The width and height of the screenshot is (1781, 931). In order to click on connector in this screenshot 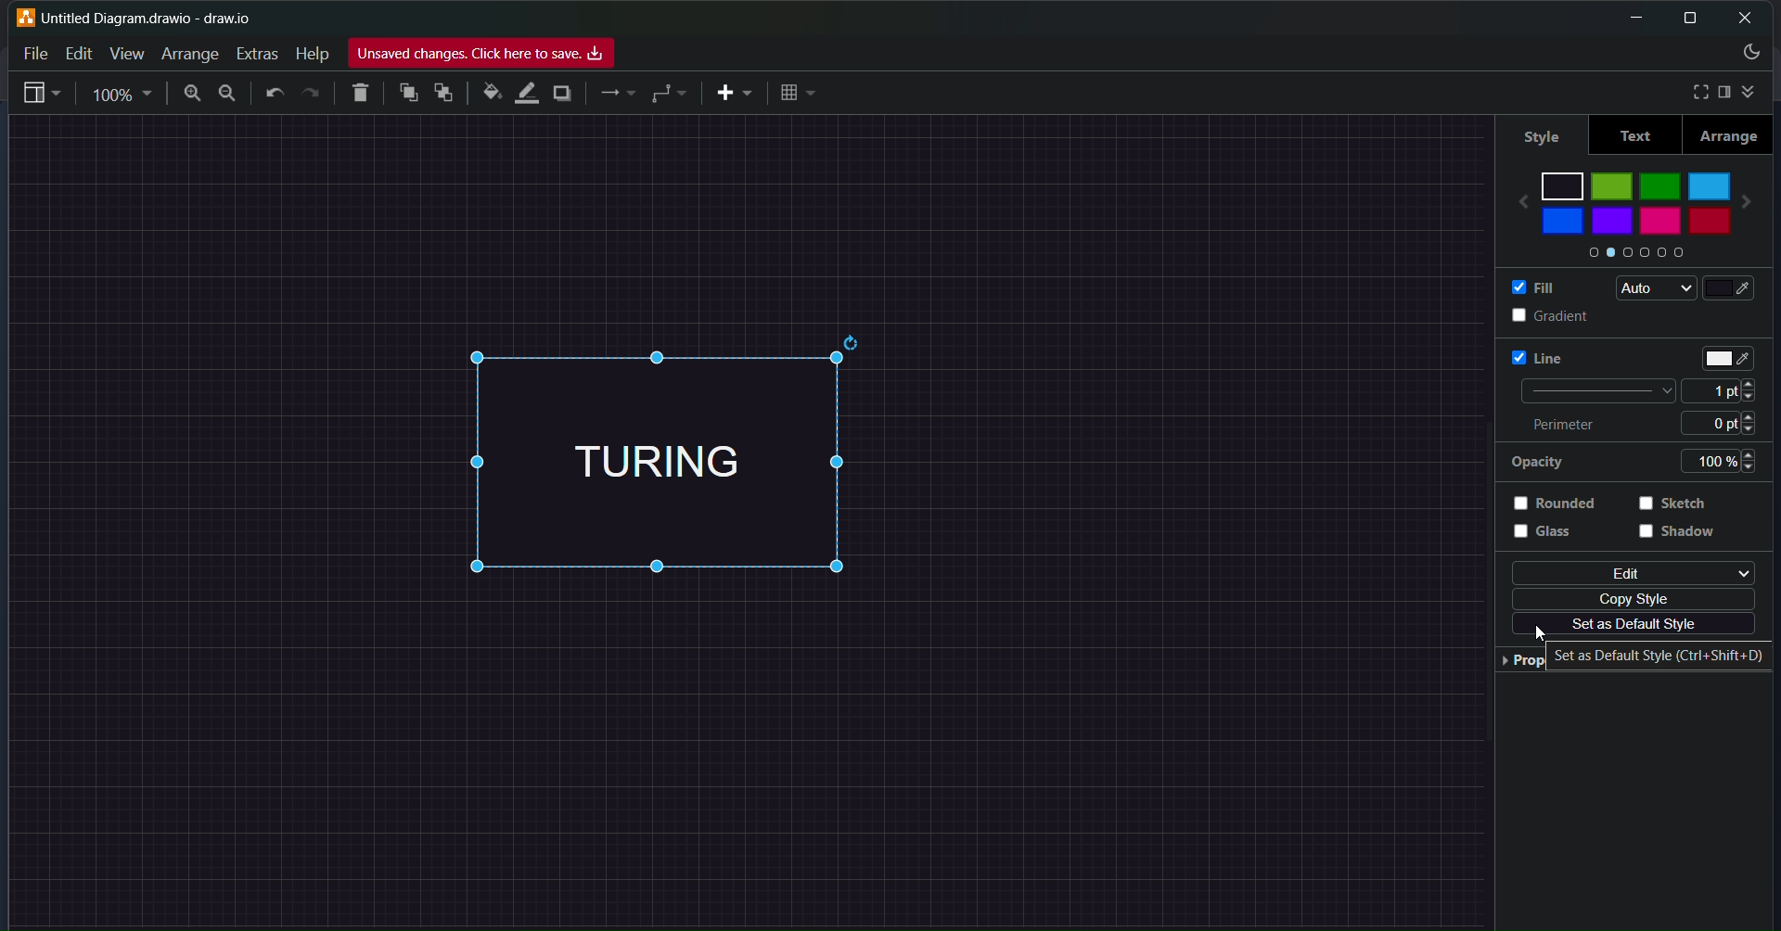, I will do `click(670, 93)`.